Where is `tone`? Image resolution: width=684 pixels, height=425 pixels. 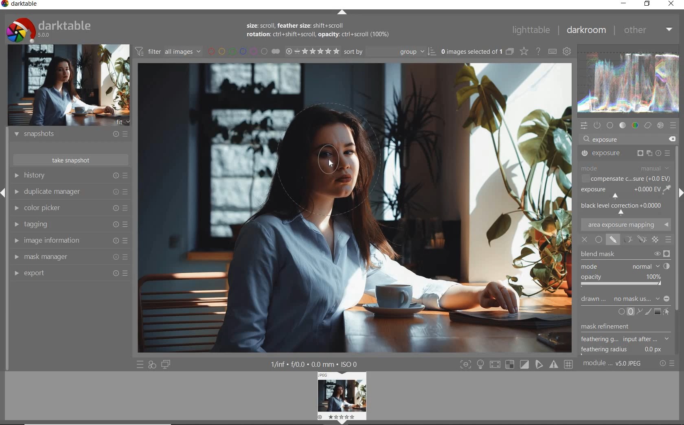
tone is located at coordinates (623, 125).